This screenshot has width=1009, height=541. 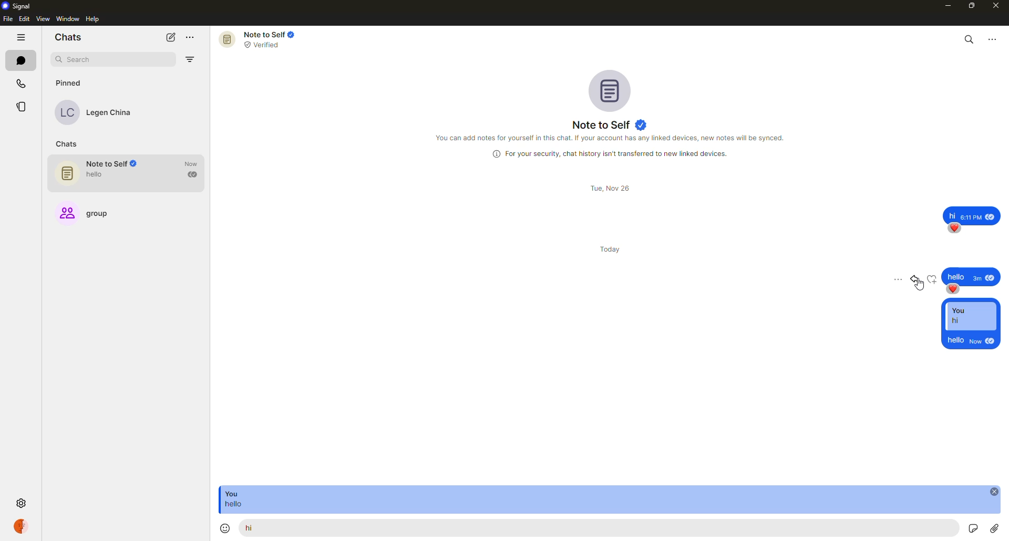 I want to click on message, so click(x=972, y=276).